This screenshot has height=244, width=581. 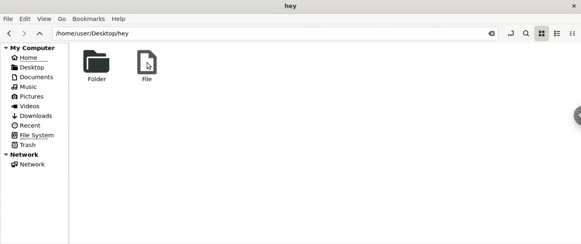 What do you see at coordinates (542, 34) in the screenshot?
I see `icon view` at bounding box center [542, 34].